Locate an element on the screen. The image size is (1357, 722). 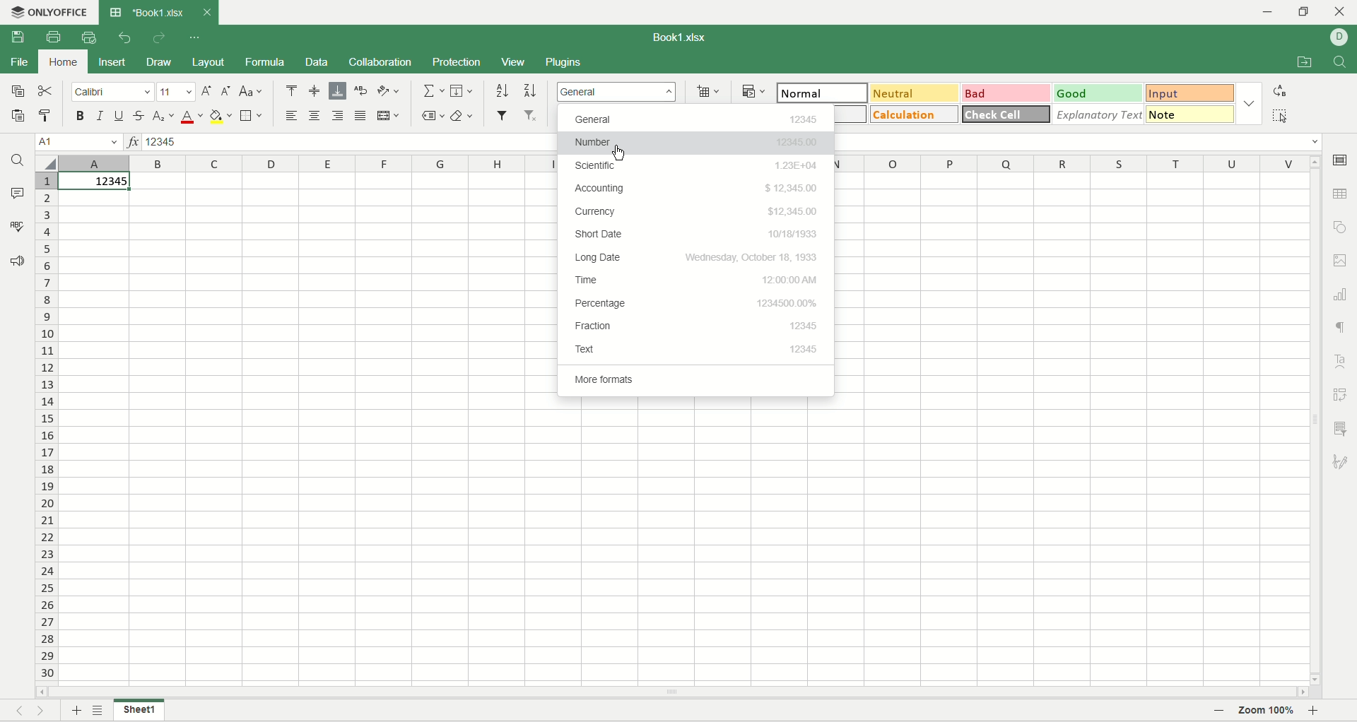
sheet name is located at coordinates (139, 711).